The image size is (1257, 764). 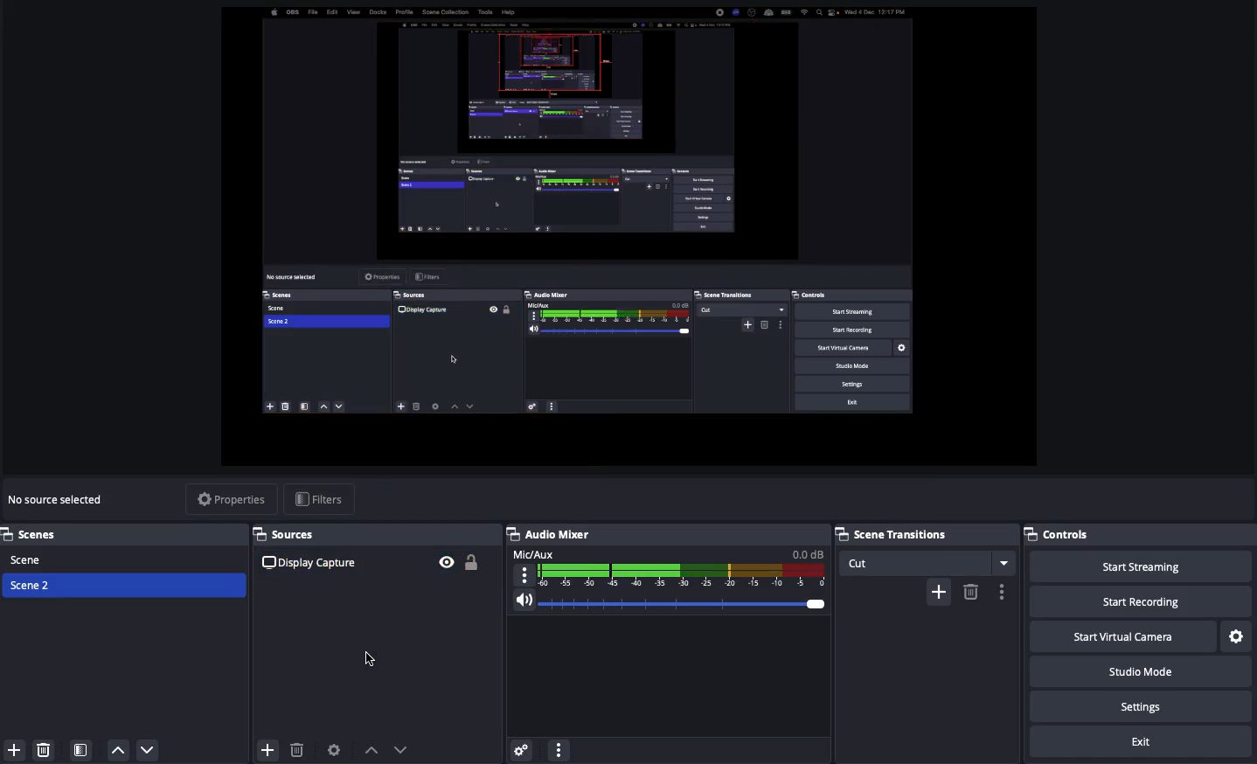 What do you see at coordinates (372, 562) in the screenshot?
I see `Pasted` at bounding box center [372, 562].